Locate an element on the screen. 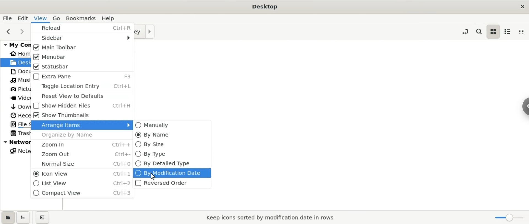 The height and width of the screenshot is (224, 529). icon view is located at coordinates (493, 32).